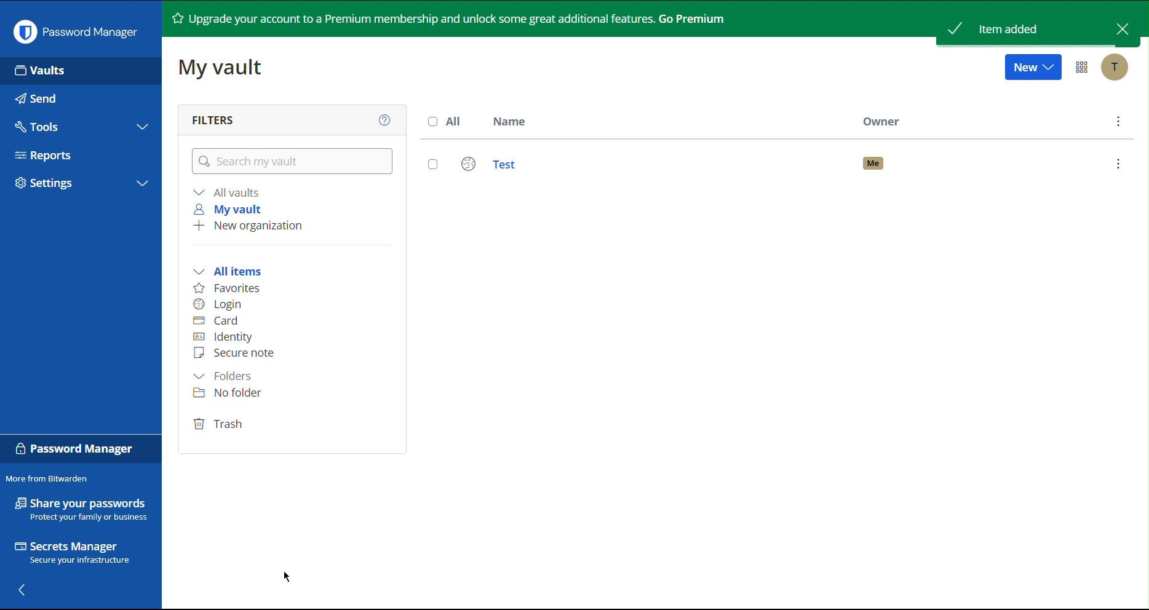 The height and width of the screenshot is (610, 1149). I want to click on New organization, so click(250, 225).